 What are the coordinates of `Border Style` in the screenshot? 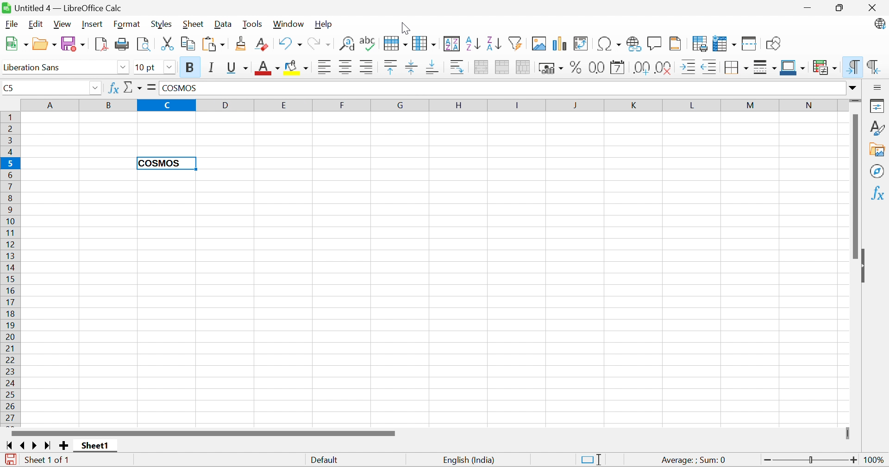 It's located at (765, 68).